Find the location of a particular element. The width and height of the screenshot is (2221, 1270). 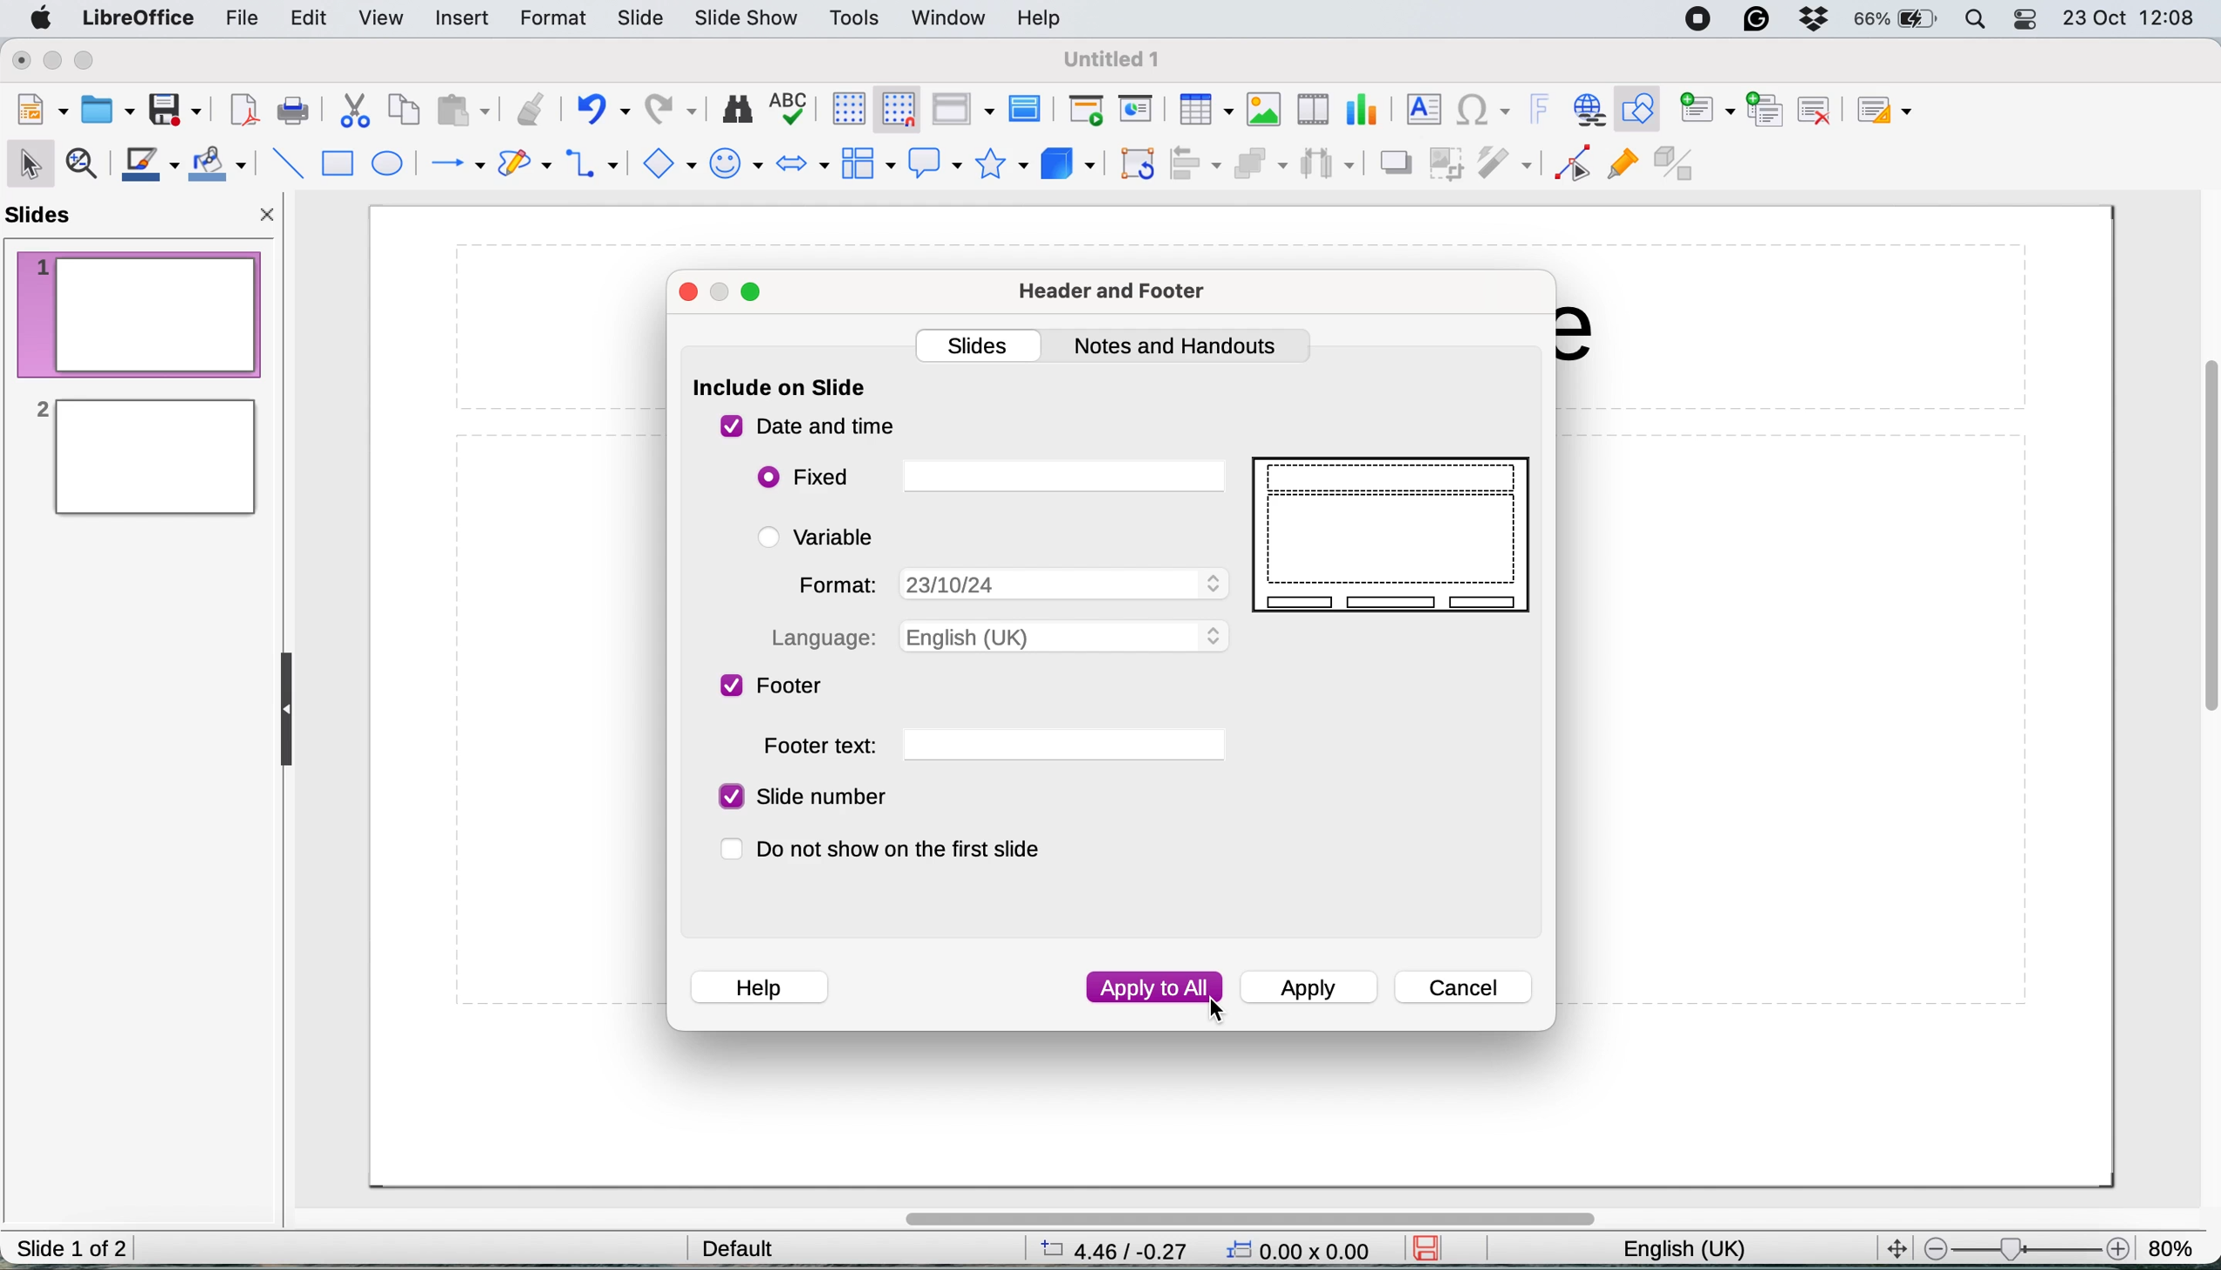

start from current slide is located at coordinates (1138, 110).